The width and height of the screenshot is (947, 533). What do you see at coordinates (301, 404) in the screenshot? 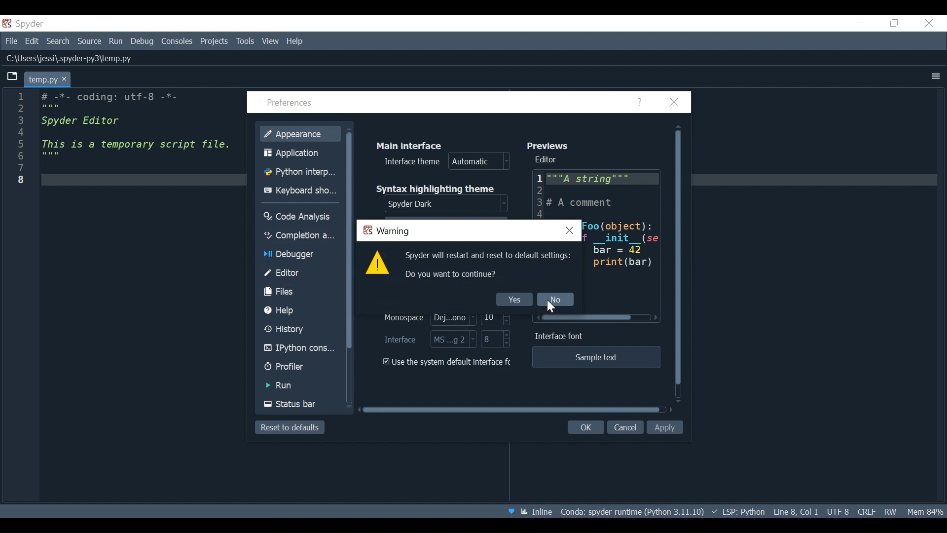
I see `Status bar` at bounding box center [301, 404].